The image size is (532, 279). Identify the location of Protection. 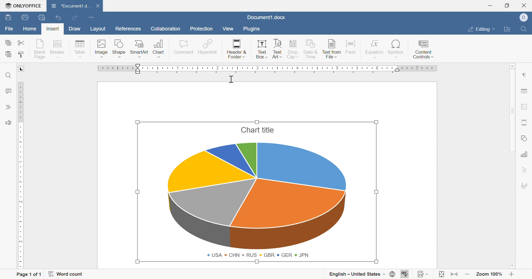
(202, 29).